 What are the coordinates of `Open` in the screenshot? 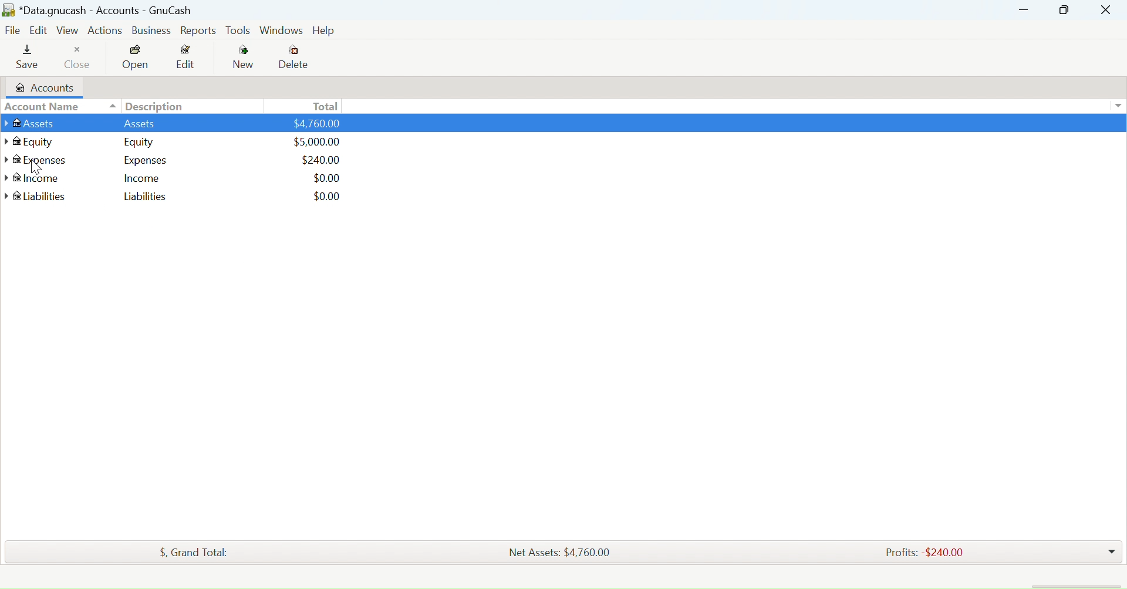 It's located at (135, 58).